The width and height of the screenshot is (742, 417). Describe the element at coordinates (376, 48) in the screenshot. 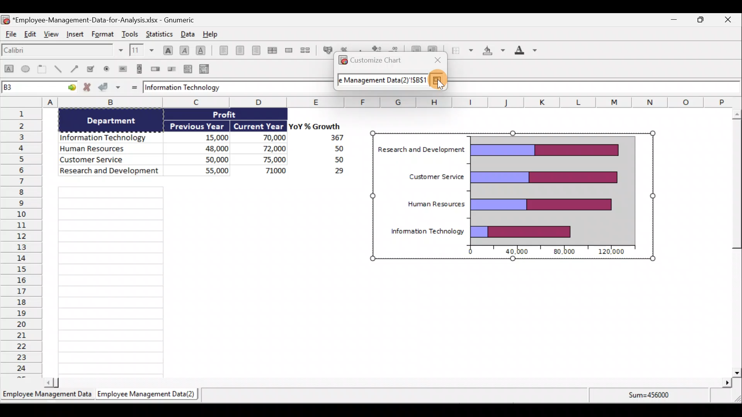

I see `Increase decimals` at that location.